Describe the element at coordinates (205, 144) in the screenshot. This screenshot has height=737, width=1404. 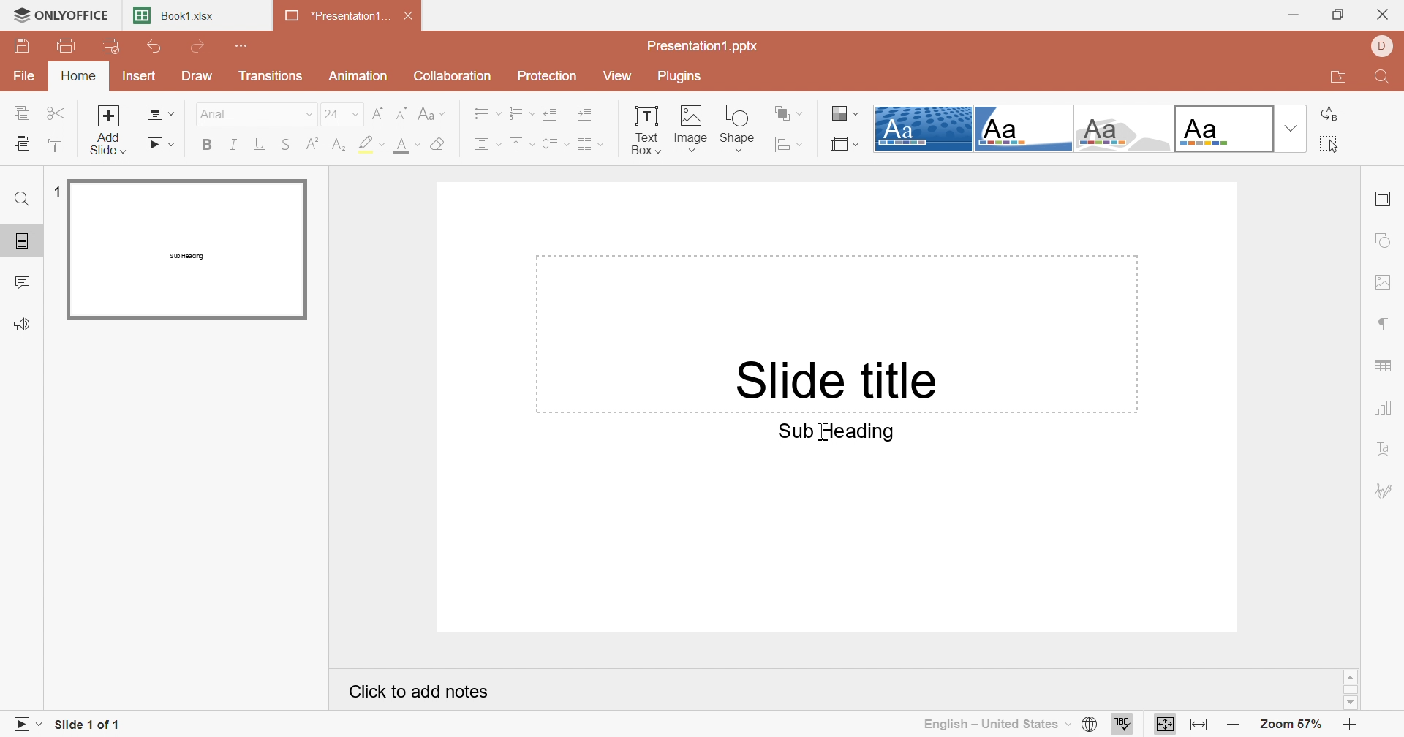
I see `Bold` at that location.